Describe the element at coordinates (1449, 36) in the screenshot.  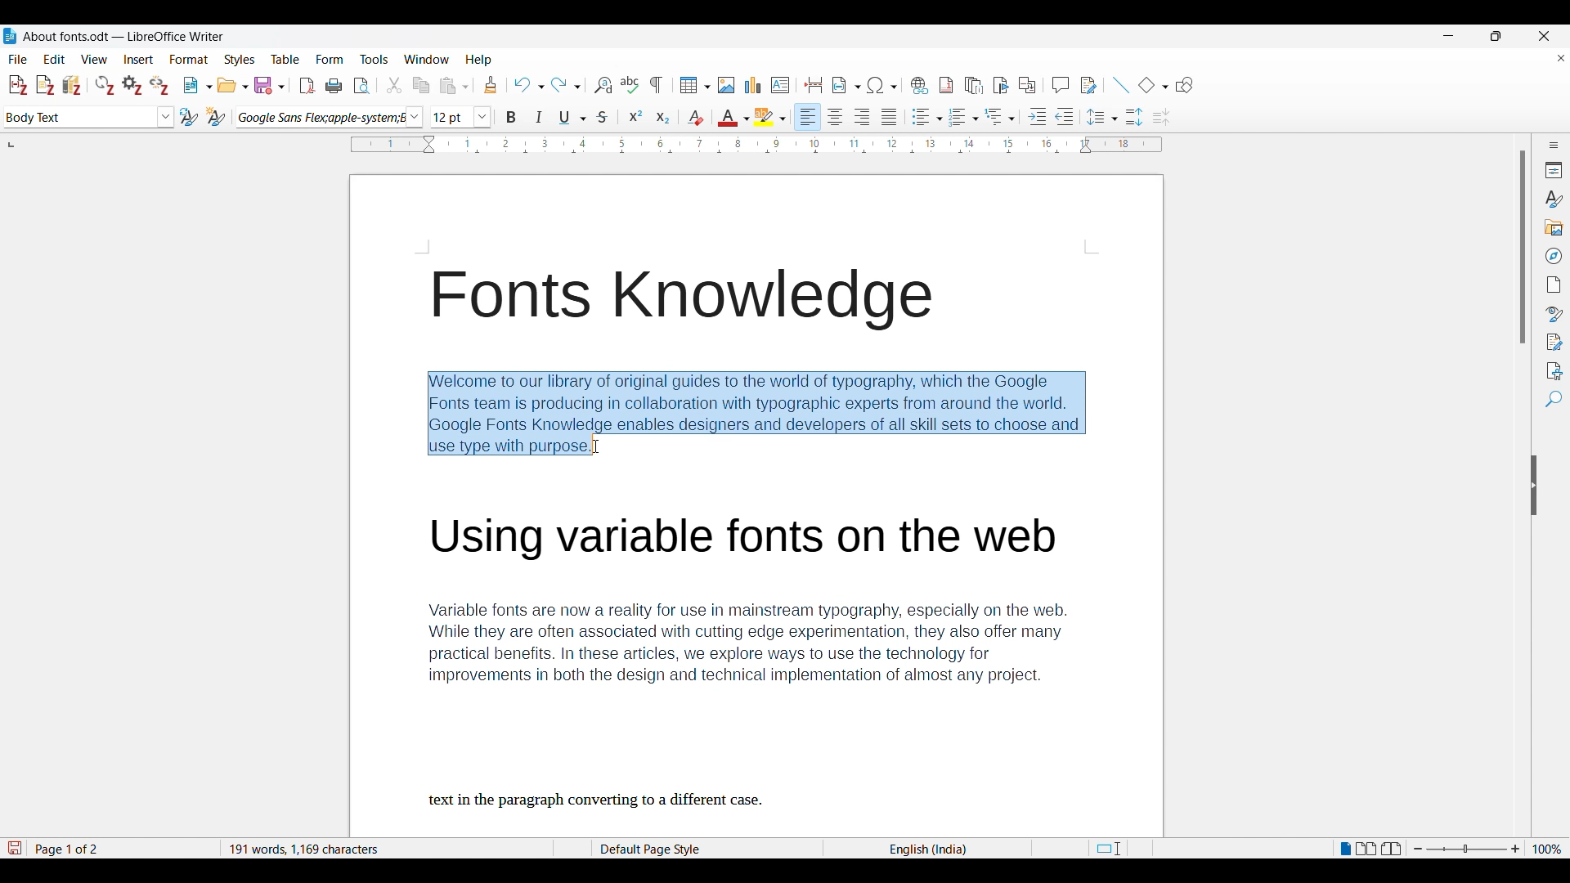
I see `Minimize` at that location.